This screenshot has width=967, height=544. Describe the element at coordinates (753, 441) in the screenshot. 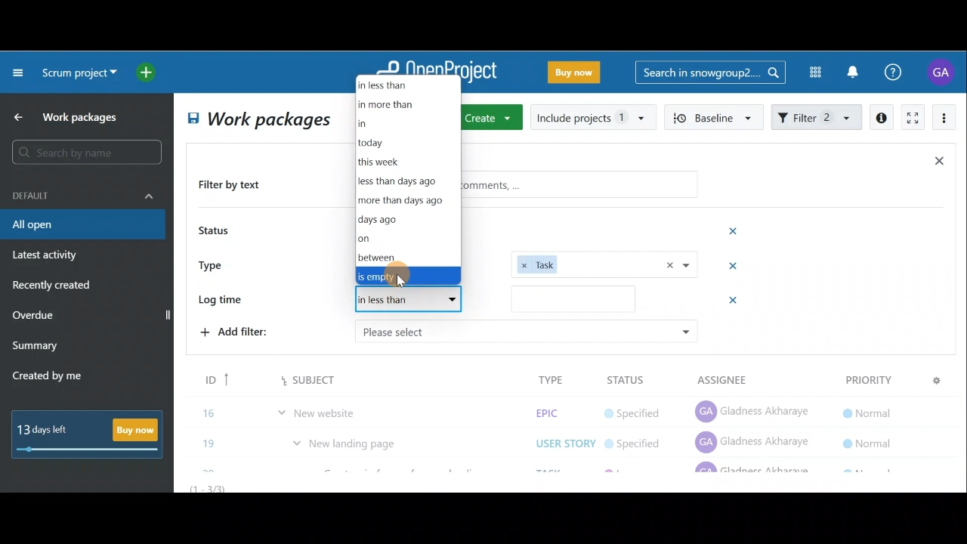

I see `(GA) Gladness Akharaye` at that location.